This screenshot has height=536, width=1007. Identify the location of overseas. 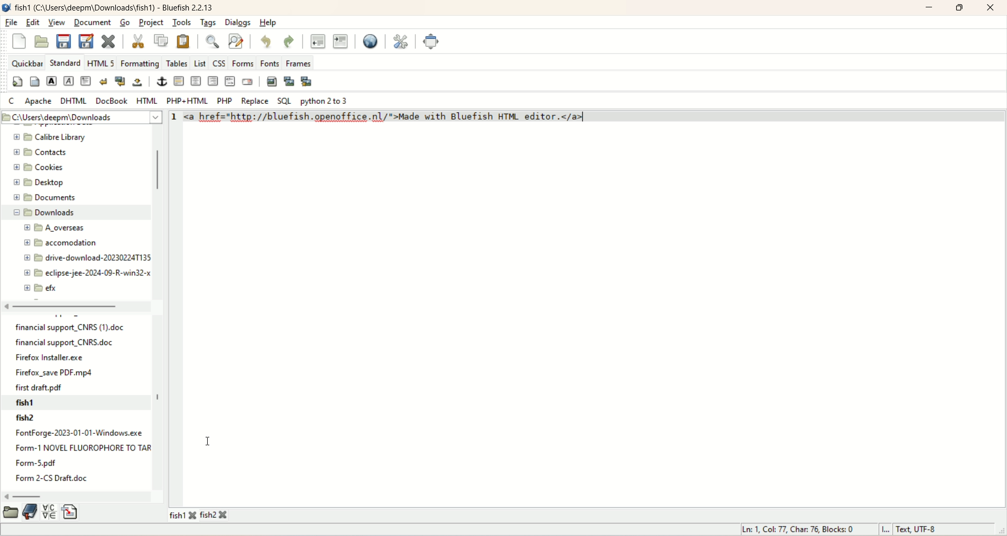
(57, 228).